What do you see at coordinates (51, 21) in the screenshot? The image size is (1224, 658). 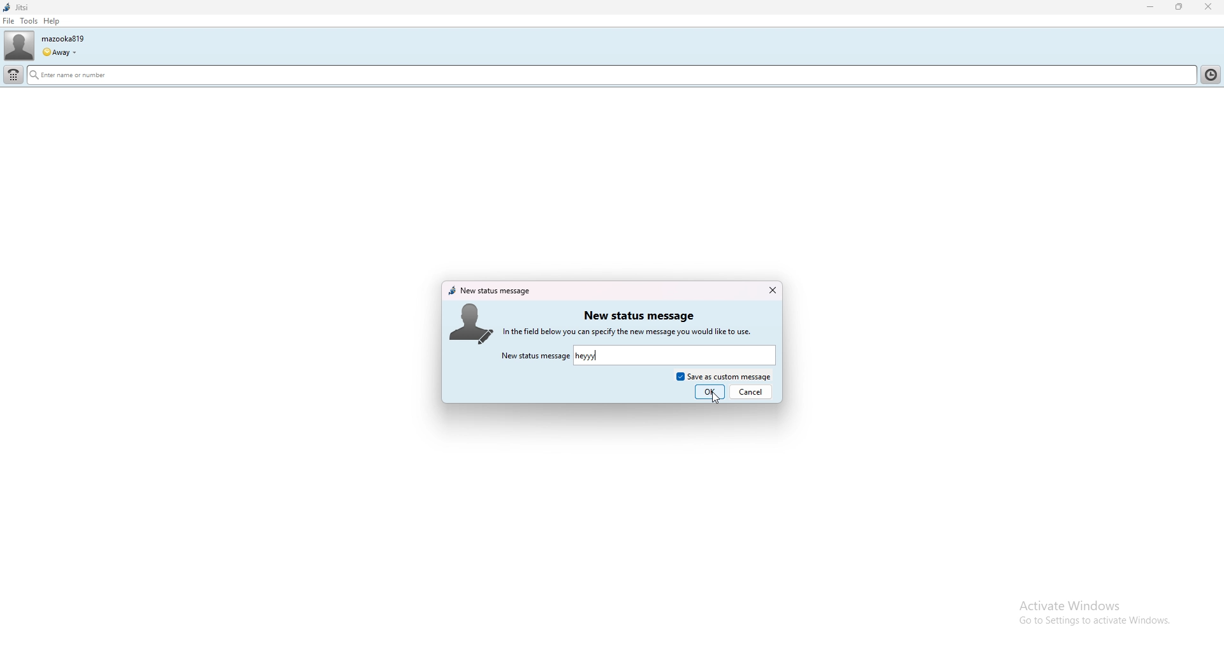 I see `help` at bounding box center [51, 21].